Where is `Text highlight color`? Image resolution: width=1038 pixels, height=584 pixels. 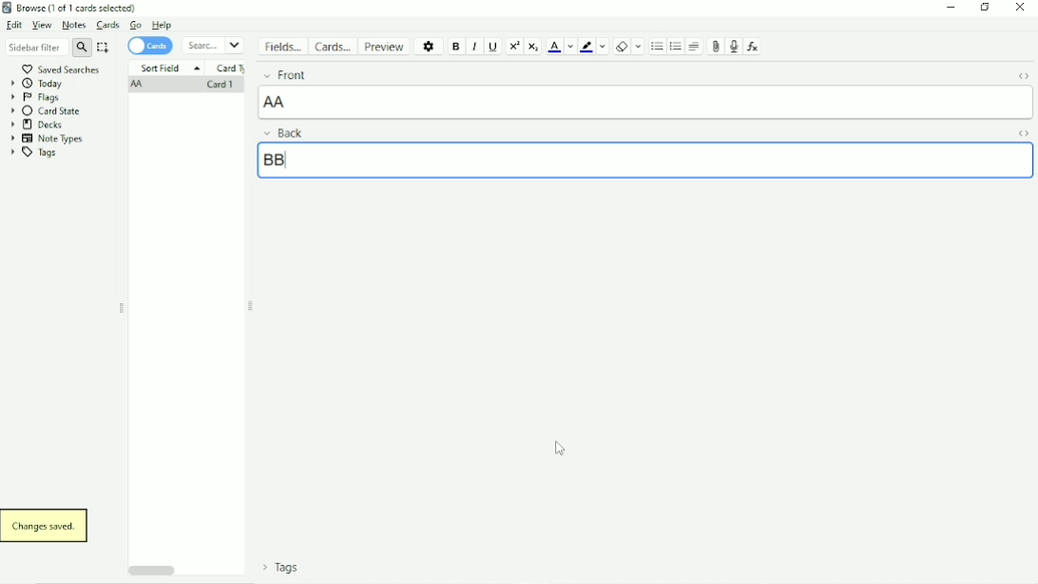
Text highlight color is located at coordinates (586, 47).